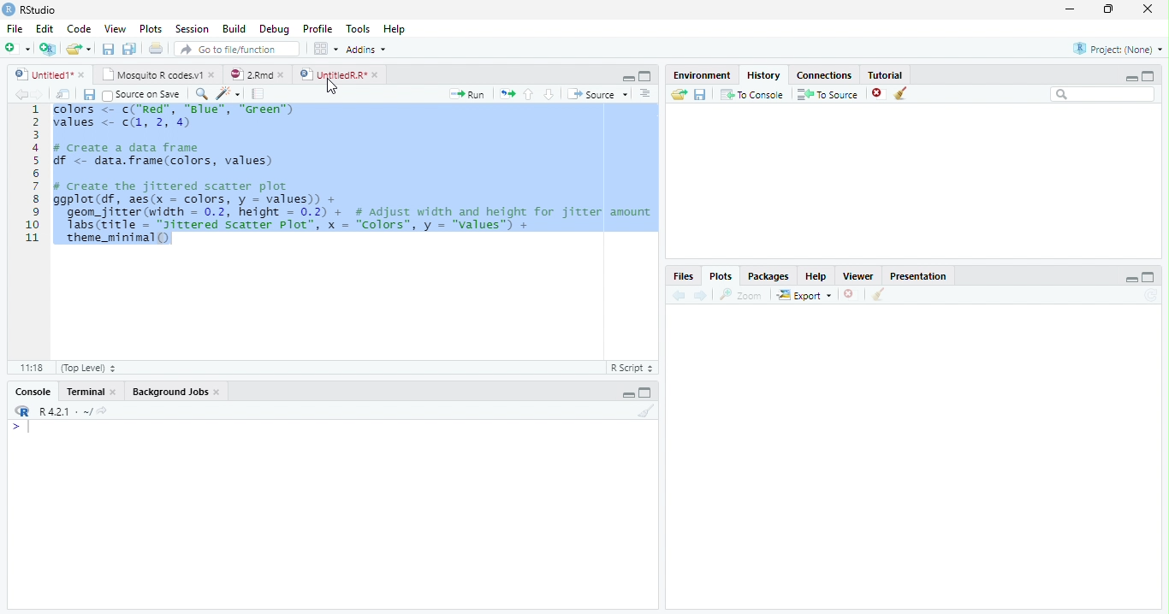 This screenshot has width=1169, height=614. Describe the element at coordinates (721, 276) in the screenshot. I see `Plots` at that location.